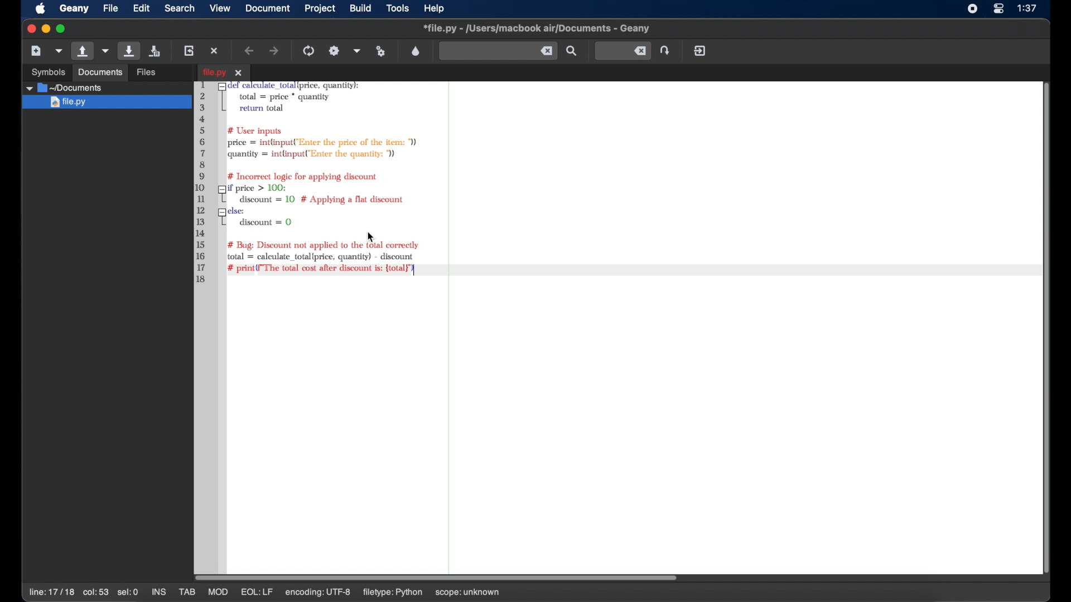 This screenshot has width=1071, height=602. I want to click on quit geany, so click(699, 50).